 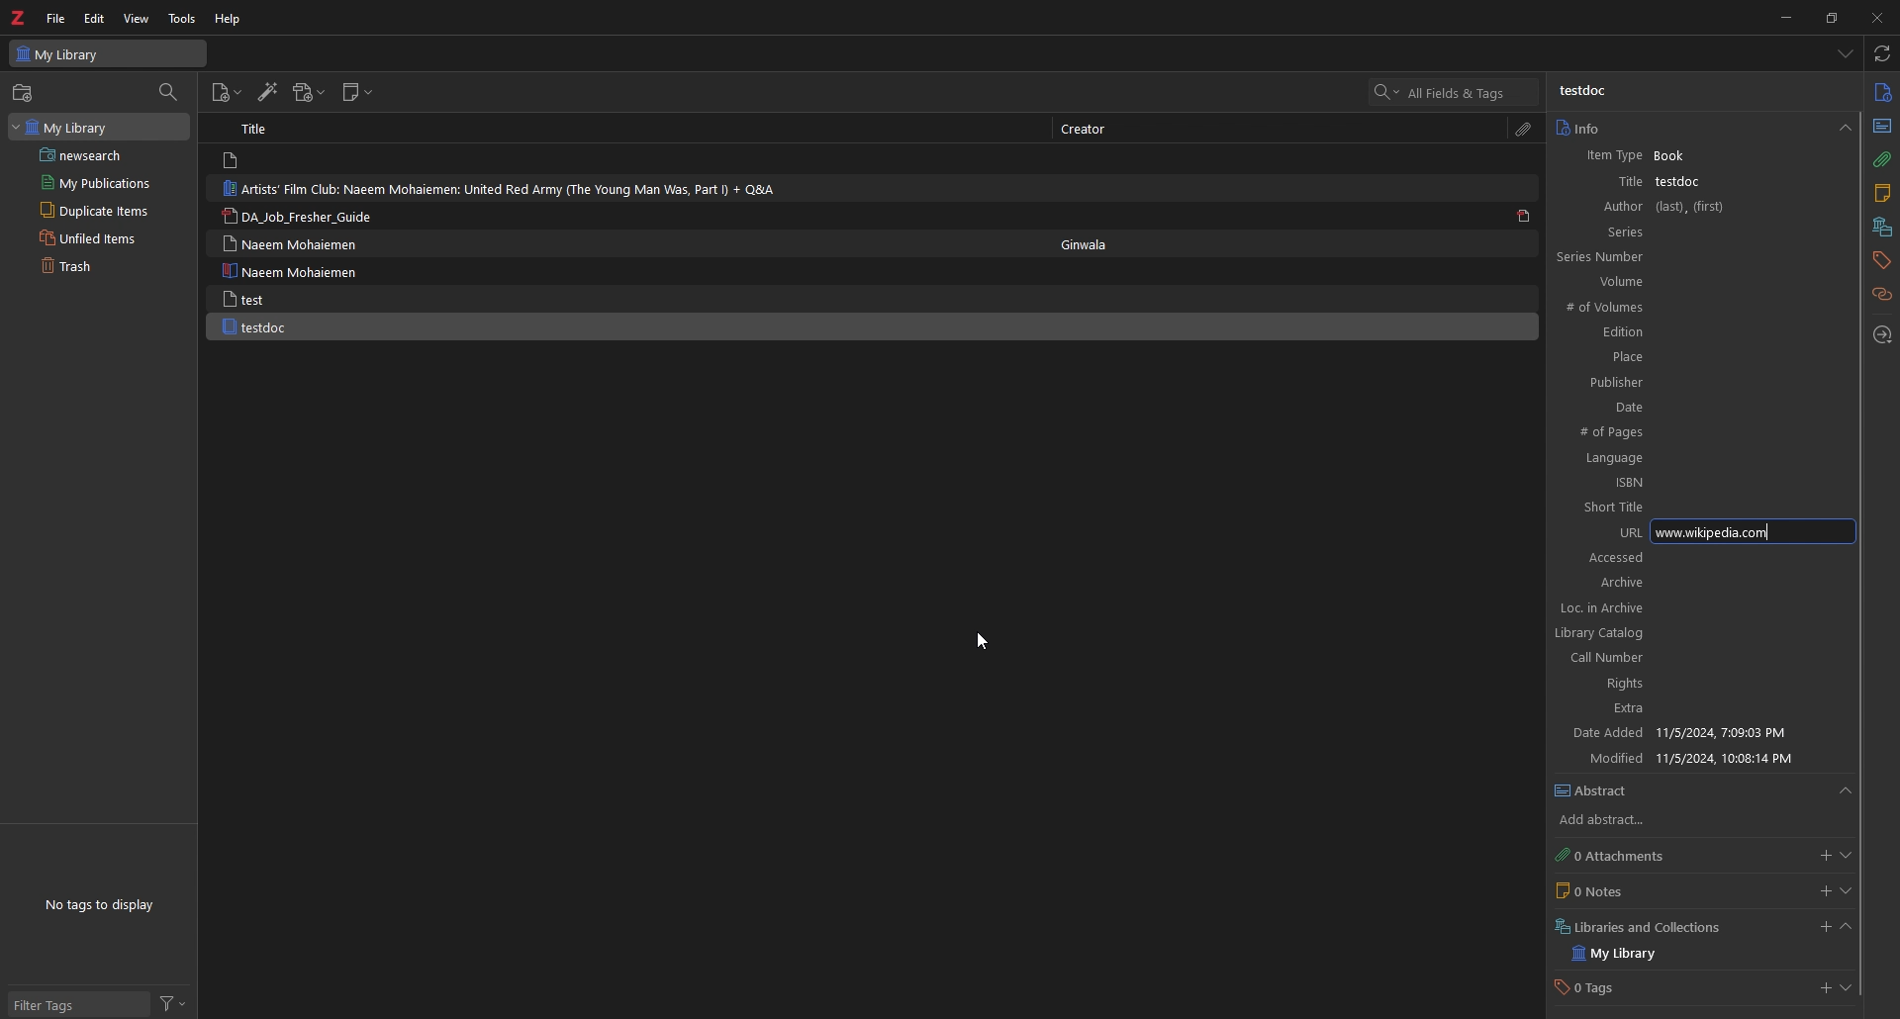 I want to click on cursor, so click(x=982, y=644).